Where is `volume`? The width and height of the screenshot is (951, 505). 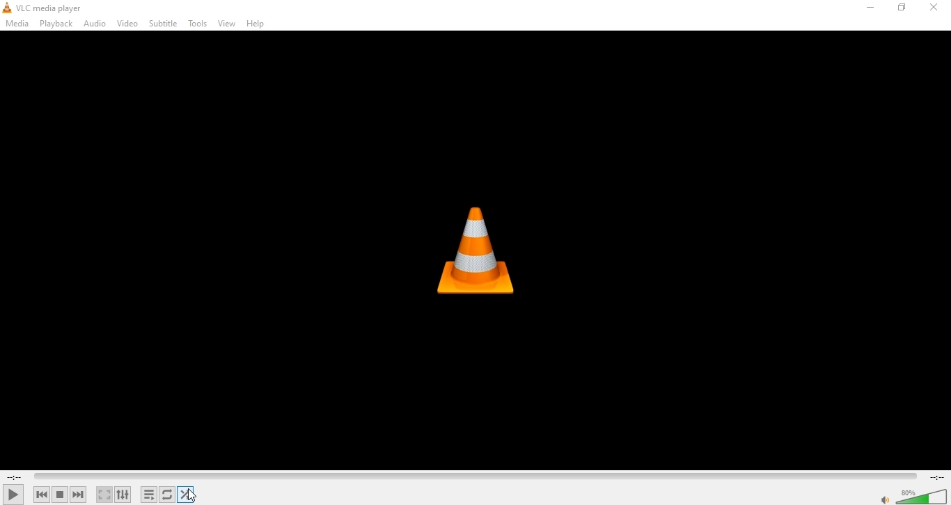 volume is located at coordinates (883, 499).